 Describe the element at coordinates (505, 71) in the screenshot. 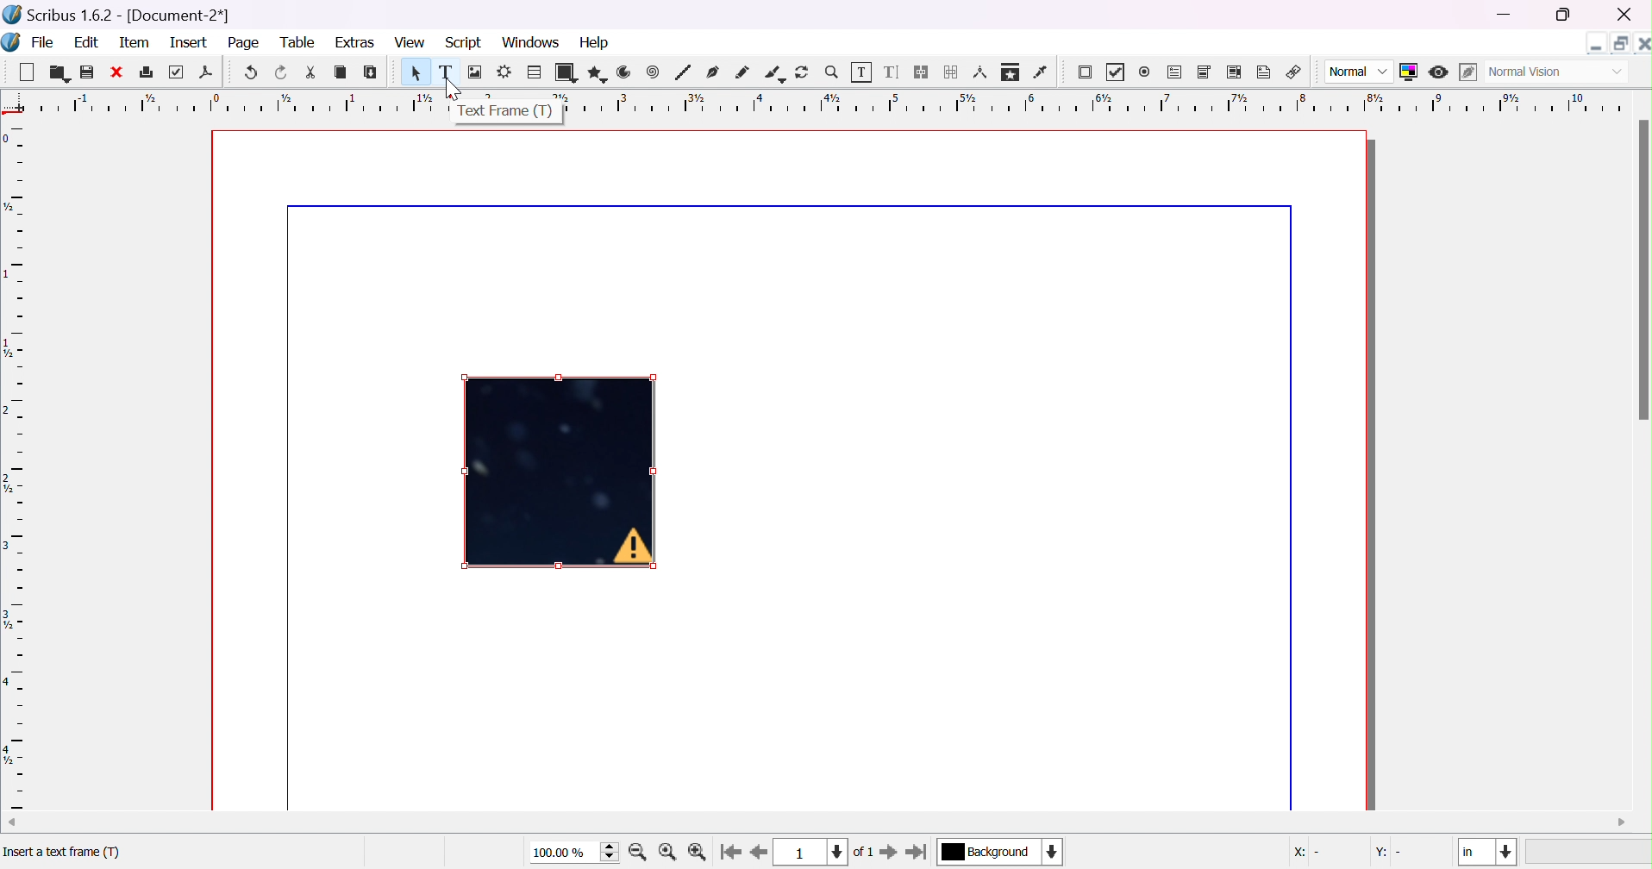

I see `render frame` at that location.